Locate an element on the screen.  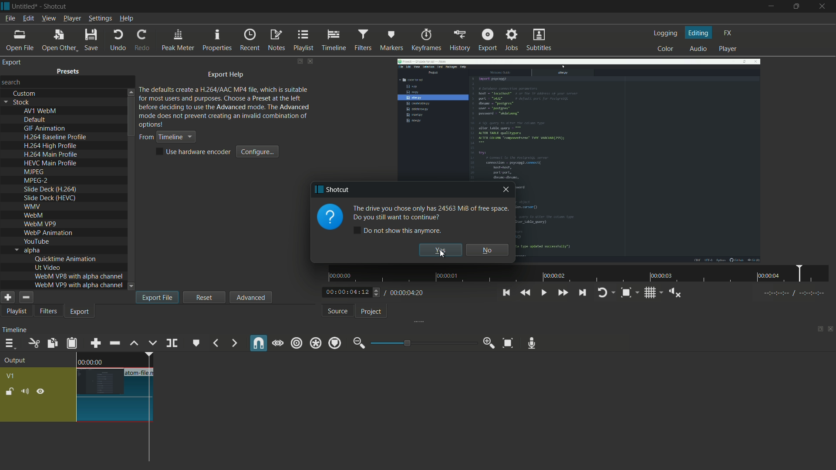
youtube is located at coordinates (36, 241).